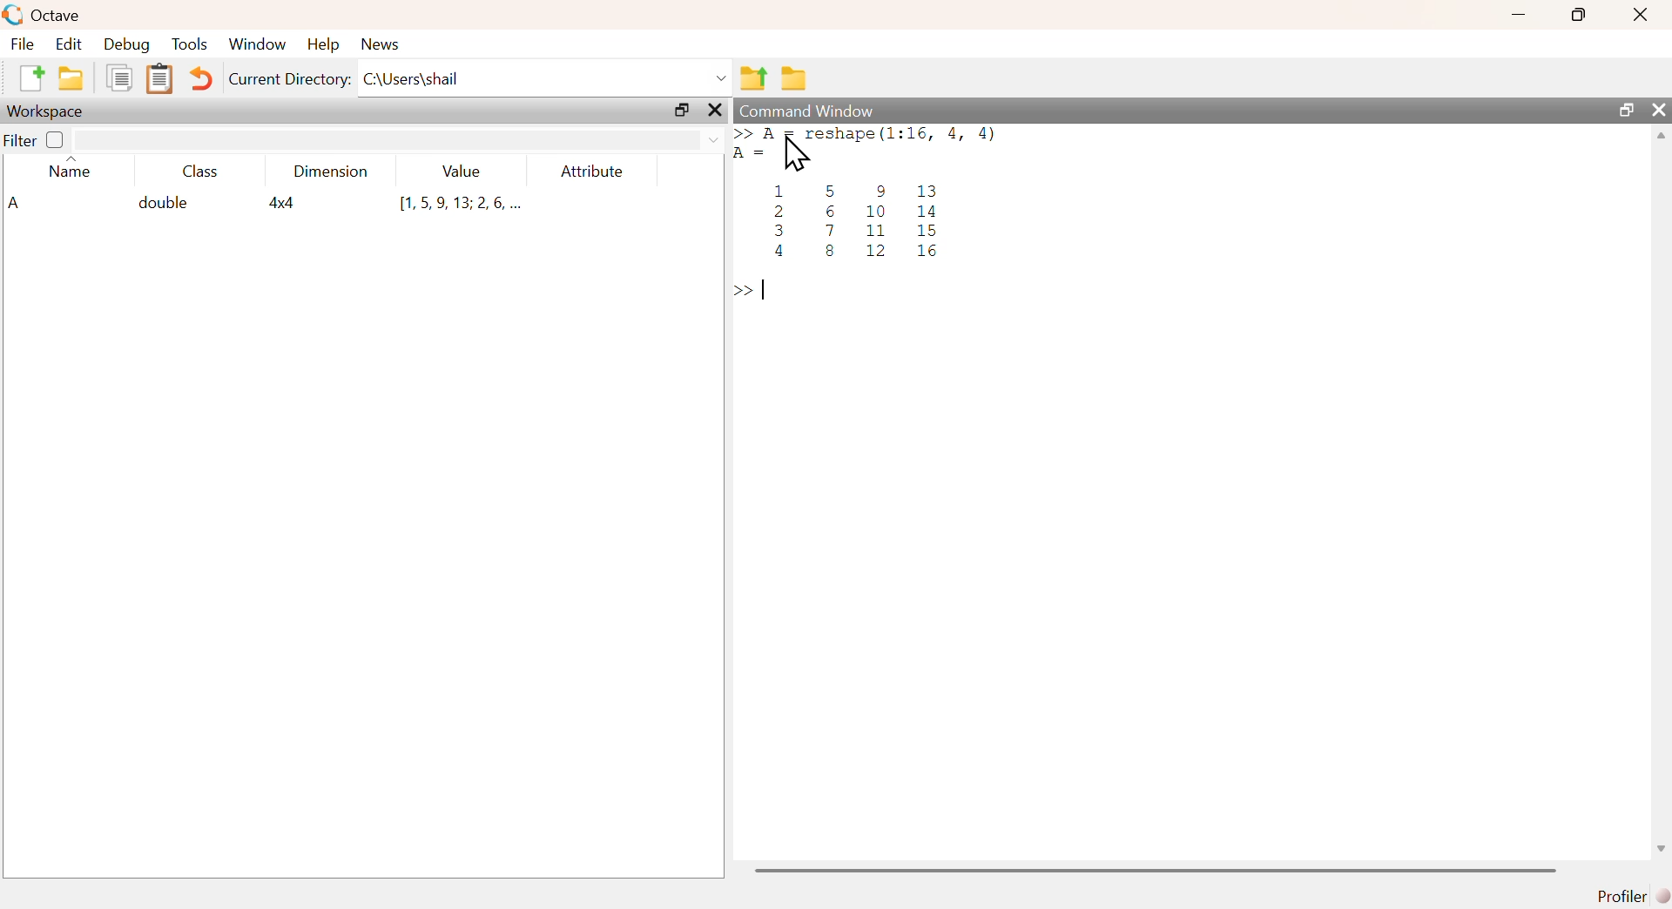  Describe the element at coordinates (1662, 499) in the screenshot. I see `scrollbar` at that location.